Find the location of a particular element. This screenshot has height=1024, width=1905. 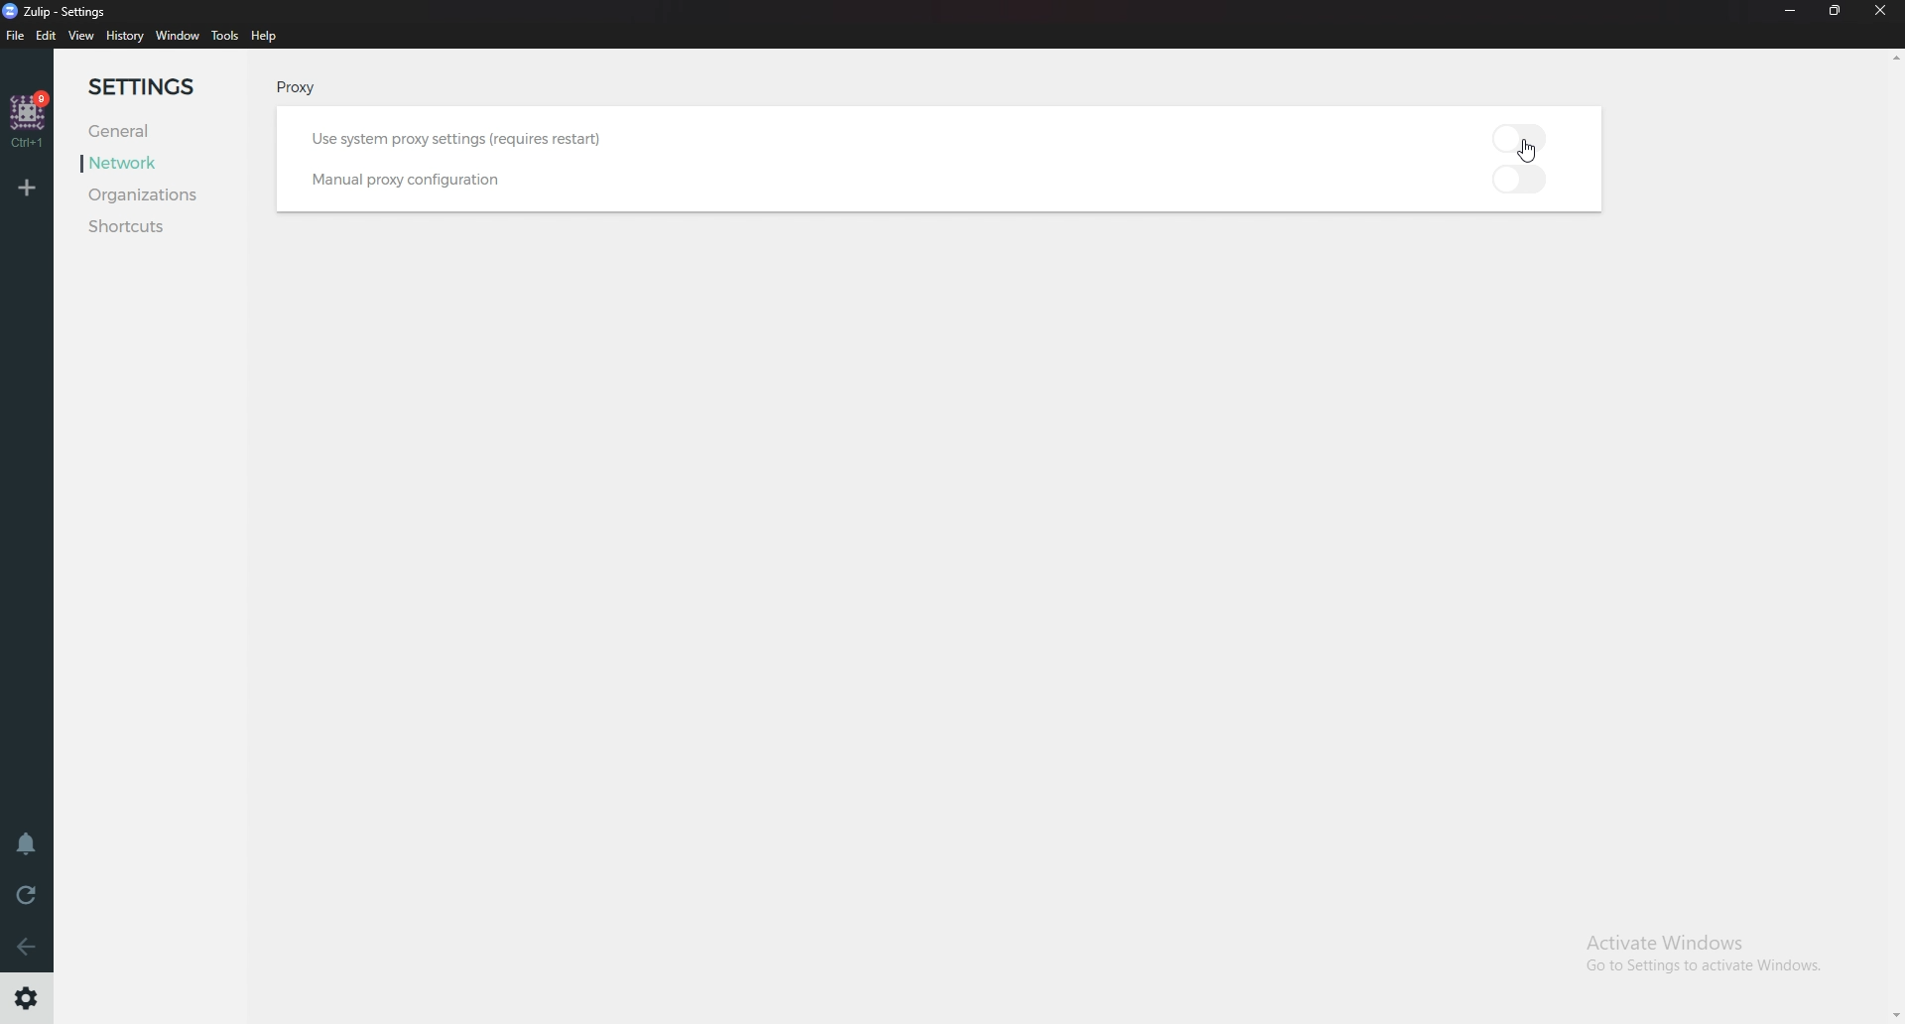

toggle is located at coordinates (1528, 179).